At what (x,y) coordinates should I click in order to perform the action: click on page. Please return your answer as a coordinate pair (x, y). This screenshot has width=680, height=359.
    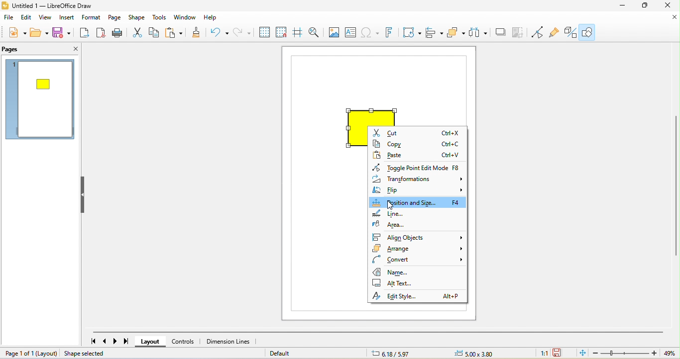
    Looking at the image, I should click on (116, 18).